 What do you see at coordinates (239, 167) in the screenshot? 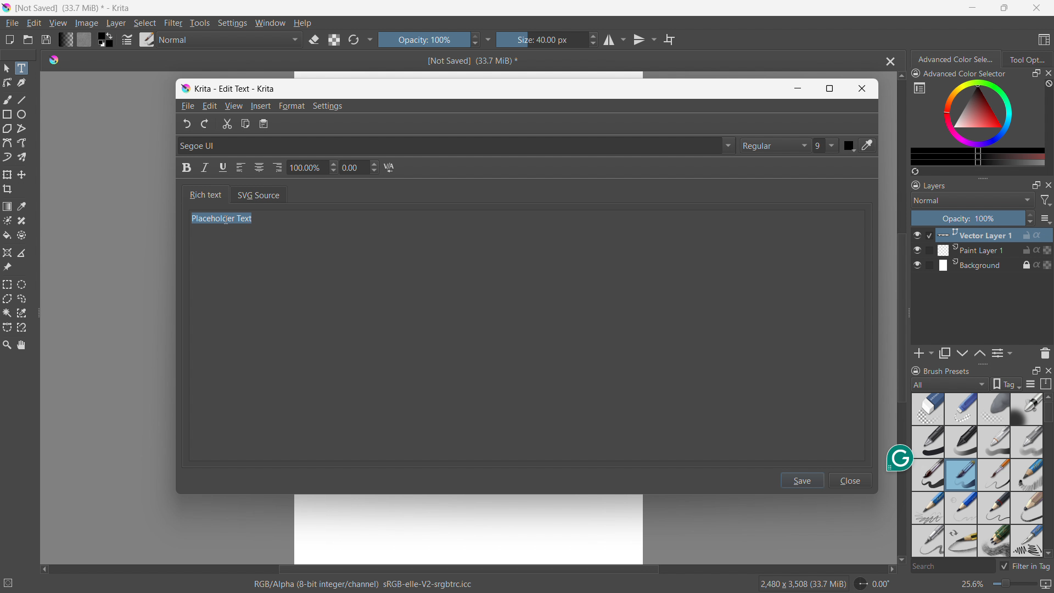
I see `align left` at bounding box center [239, 167].